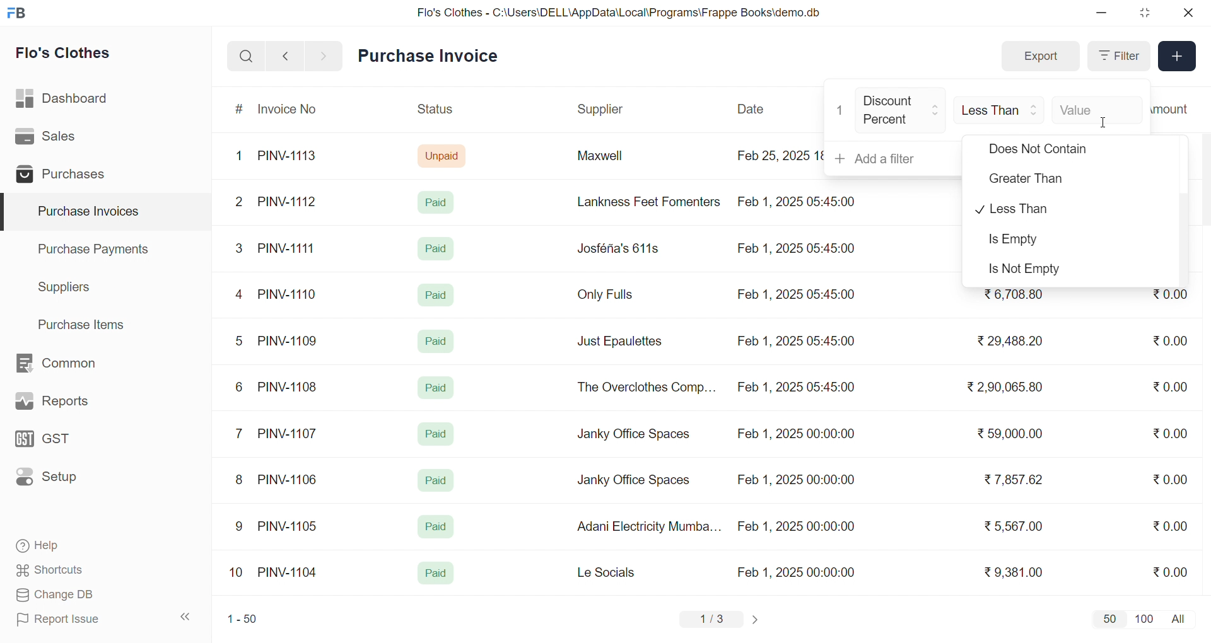 The width and height of the screenshot is (1211, 643). Describe the element at coordinates (79, 571) in the screenshot. I see `Shortcuts` at that location.